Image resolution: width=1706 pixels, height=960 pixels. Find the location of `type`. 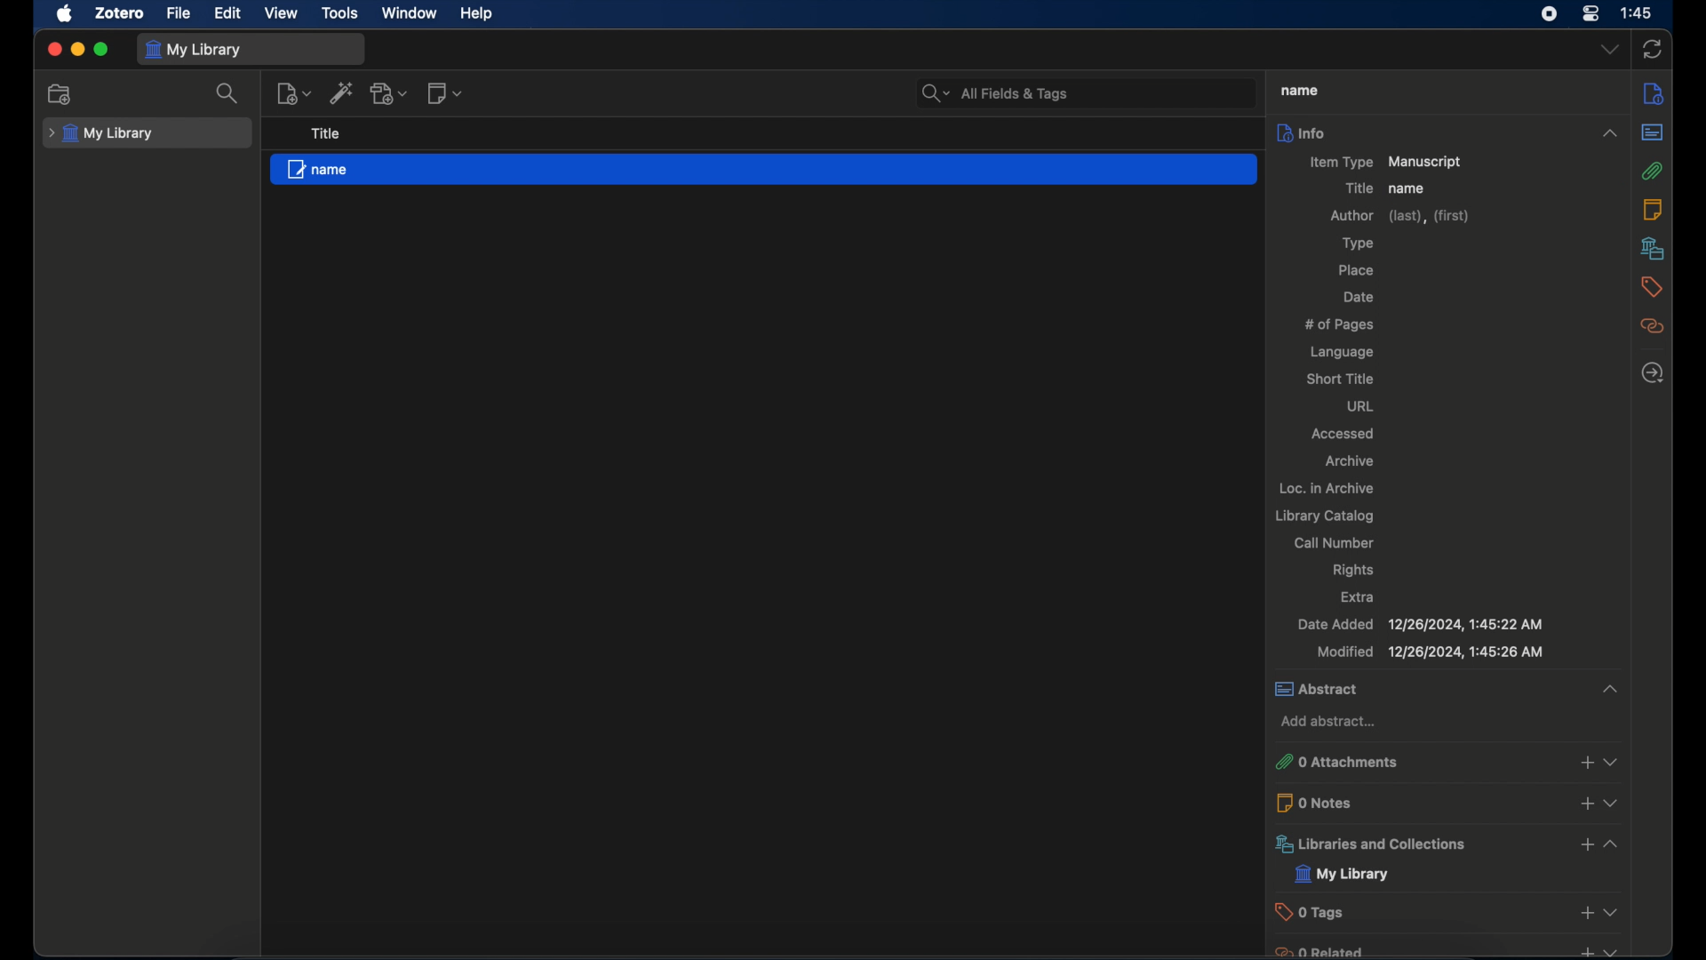

type is located at coordinates (1359, 244).